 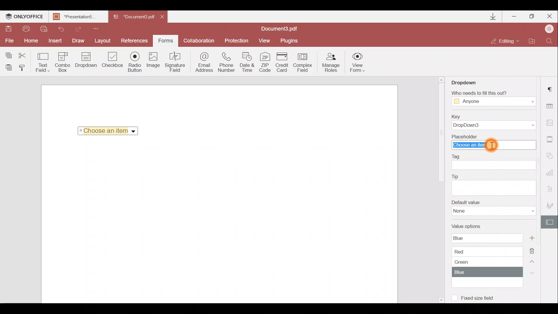 I want to click on Form settings, so click(x=550, y=222).